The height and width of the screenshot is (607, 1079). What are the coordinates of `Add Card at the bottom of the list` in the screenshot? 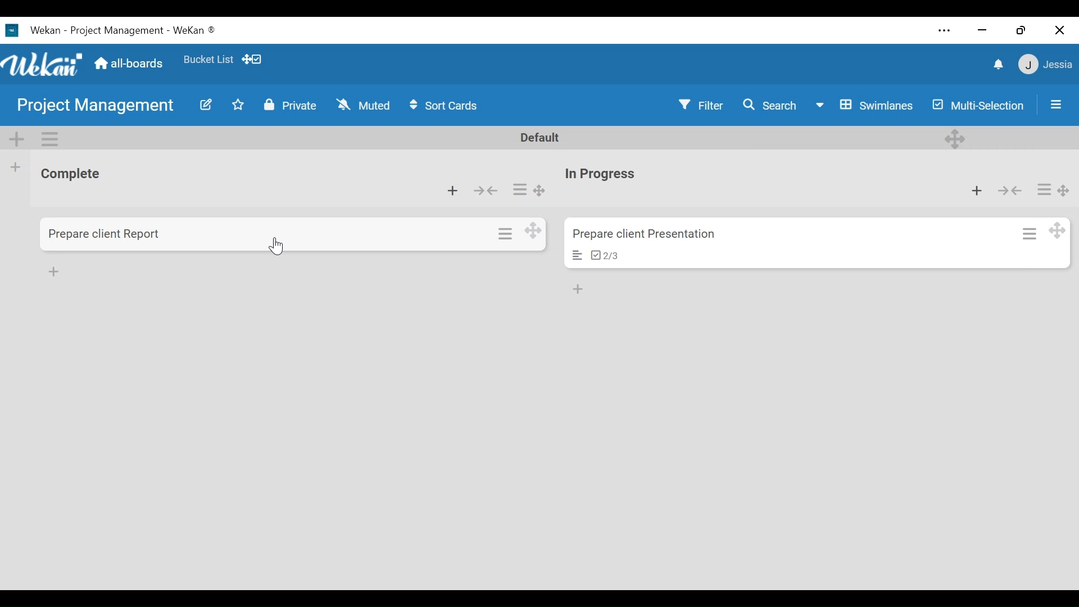 It's located at (53, 270).